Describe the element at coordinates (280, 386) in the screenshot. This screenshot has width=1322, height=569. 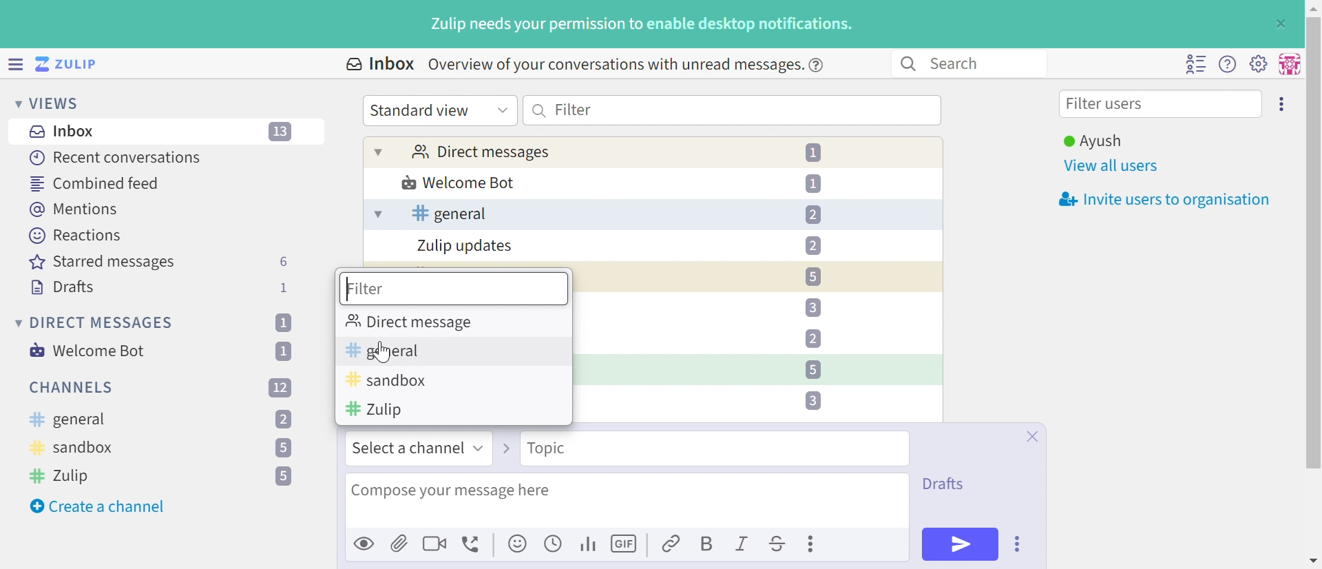
I see `12` at that location.